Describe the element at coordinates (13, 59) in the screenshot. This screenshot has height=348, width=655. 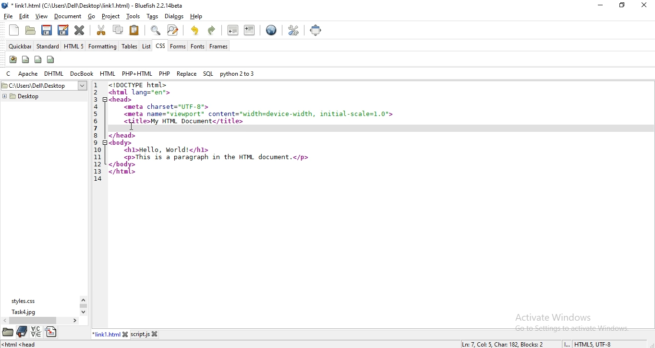
I see `create stylesheet` at that location.